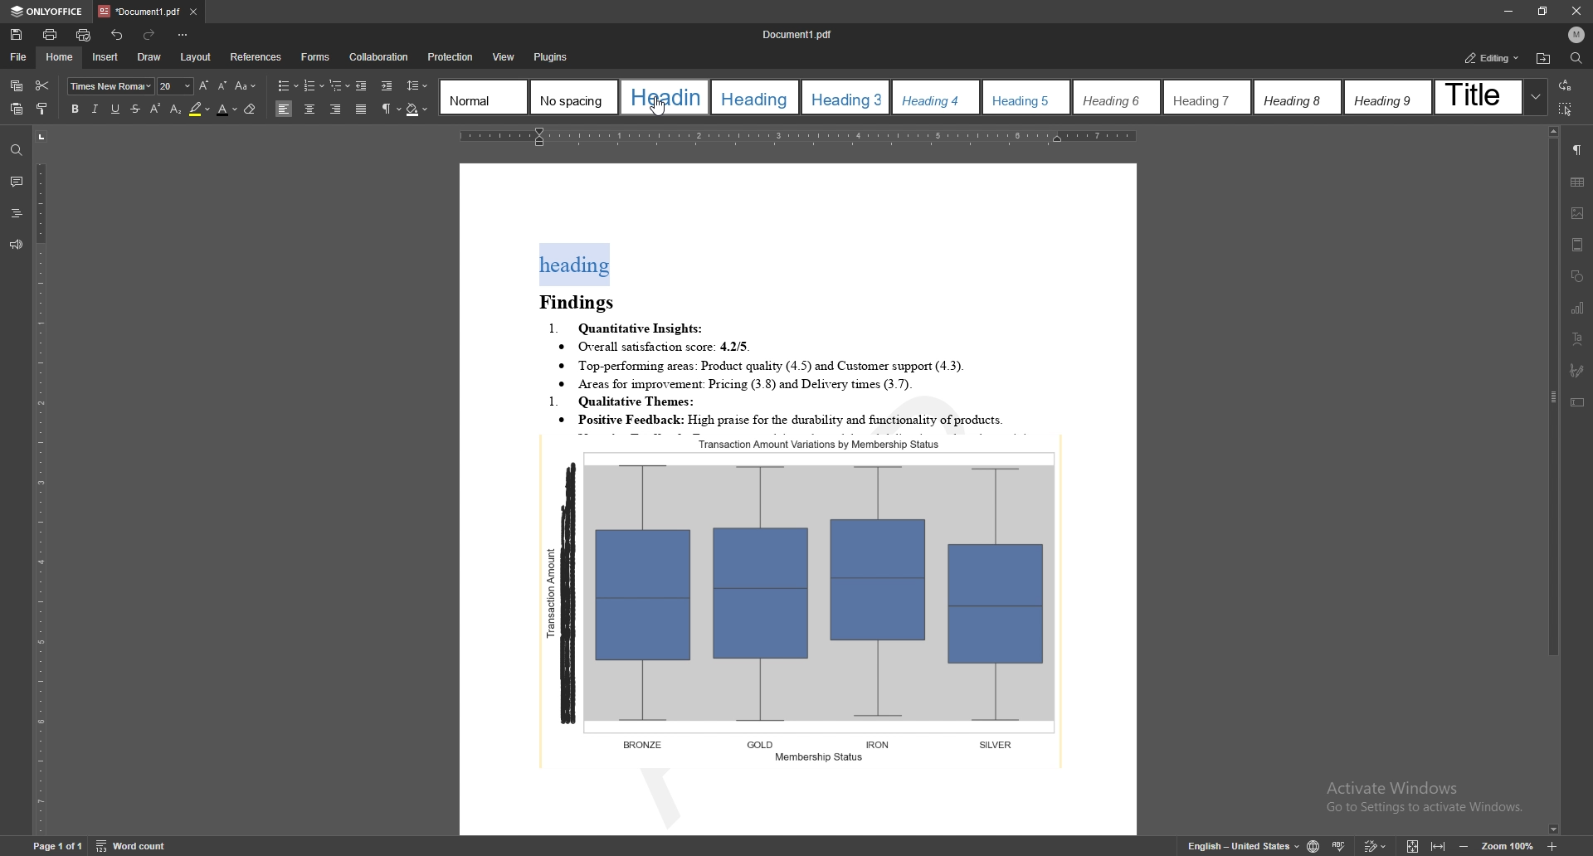 The height and width of the screenshot is (856, 1593). Describe the element at coordinates (379, 57) in the screenshot. I see `Collaboration` at that location.